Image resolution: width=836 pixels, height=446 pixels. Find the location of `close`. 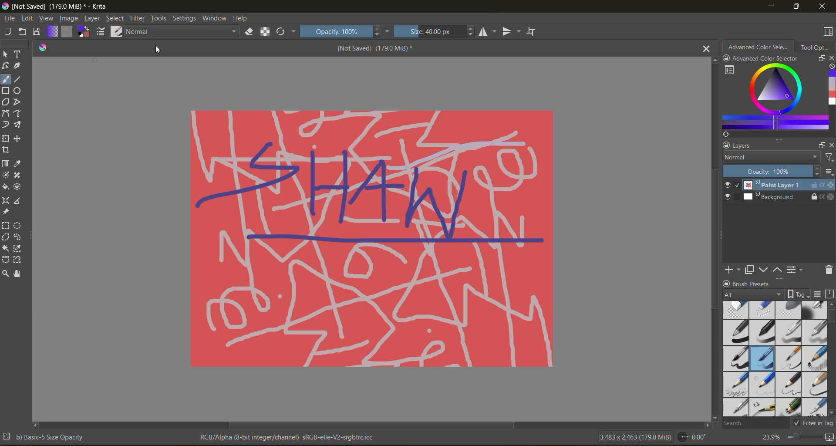

close is located at coordinates (825, 7).